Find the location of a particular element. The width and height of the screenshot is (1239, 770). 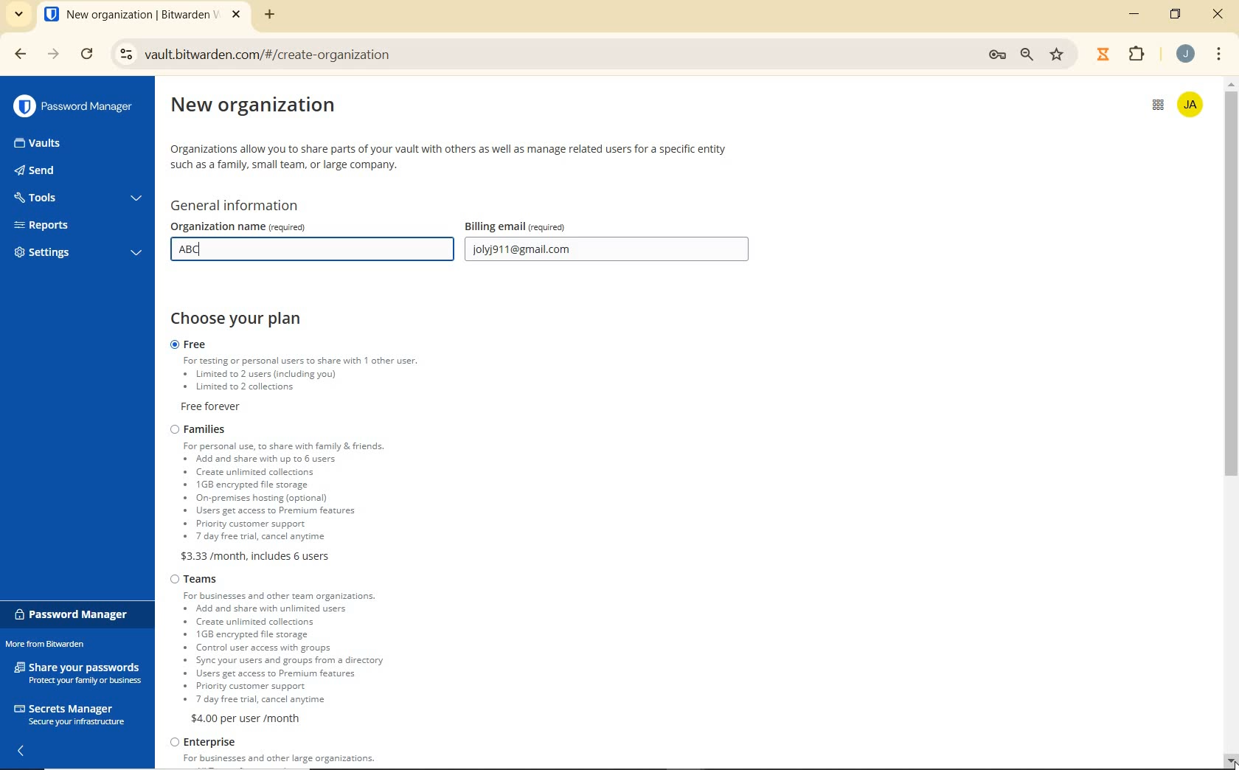

search tabs is located at coordinates (18, 15).